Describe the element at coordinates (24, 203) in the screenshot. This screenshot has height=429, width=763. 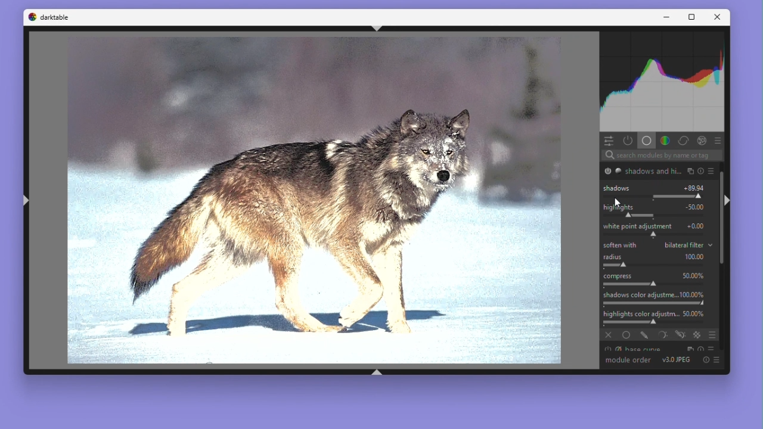
I see `shift+ctrl+l` at that location.